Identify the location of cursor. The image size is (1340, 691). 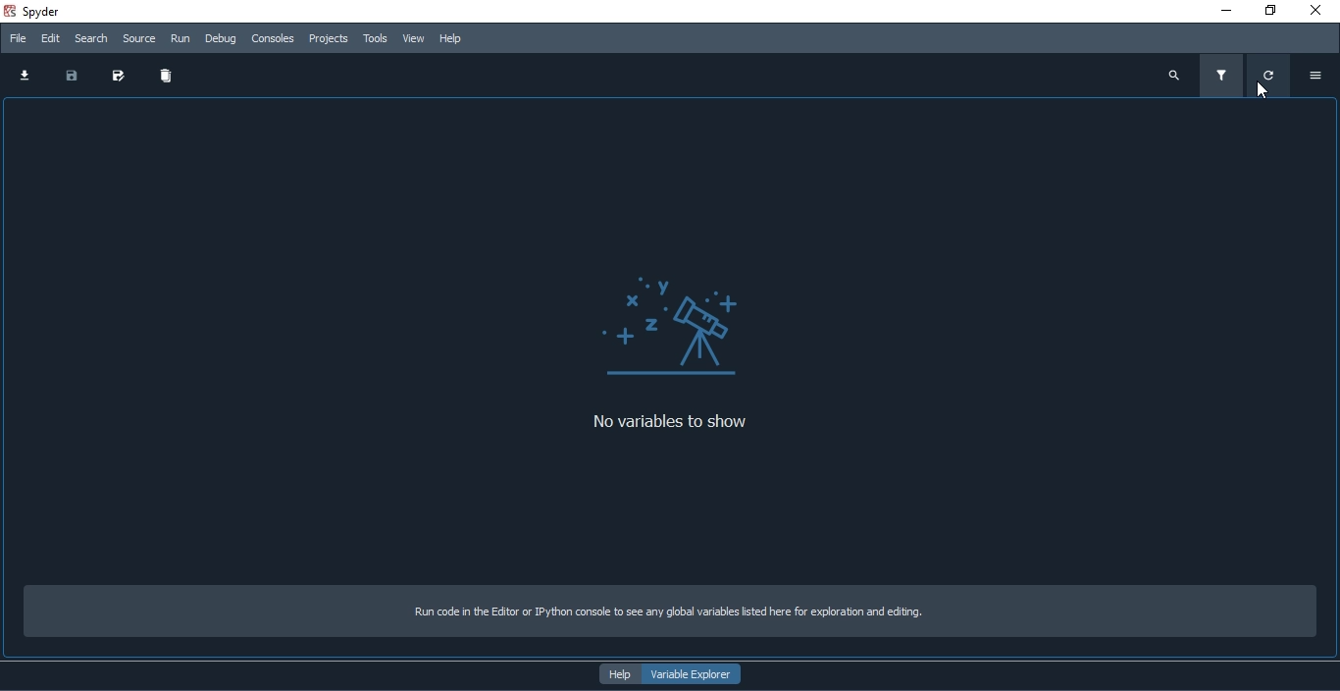
(1271, 88).